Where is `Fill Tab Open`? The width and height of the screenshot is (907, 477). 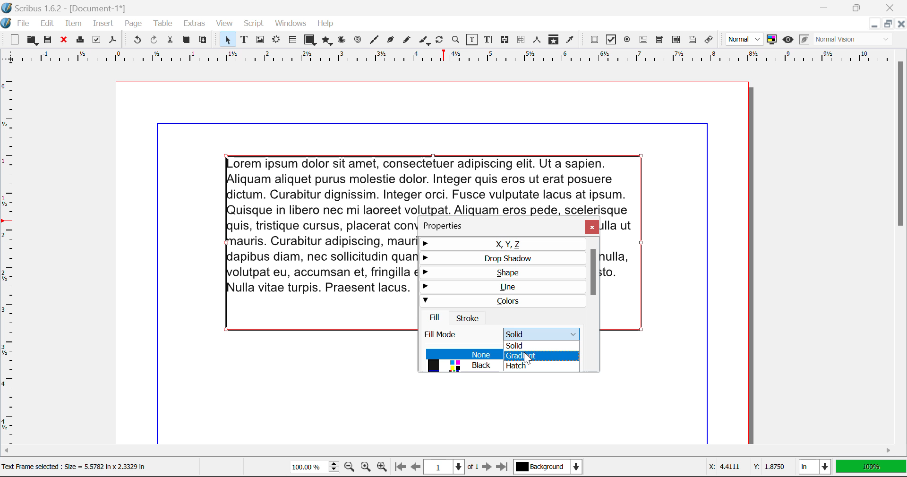
Fill Tab Open is located at coordinates (436, 317).